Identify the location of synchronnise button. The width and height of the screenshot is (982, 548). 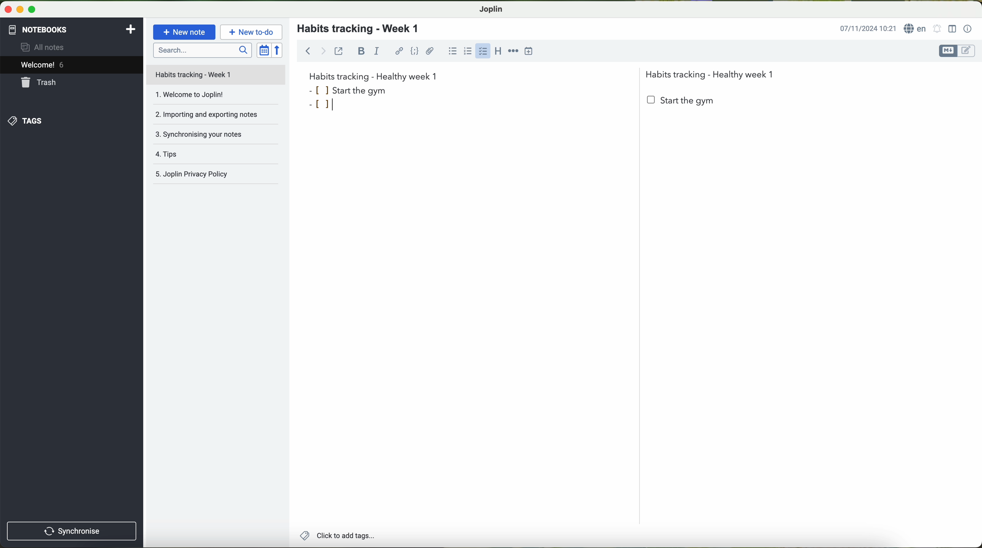
(71, 532).